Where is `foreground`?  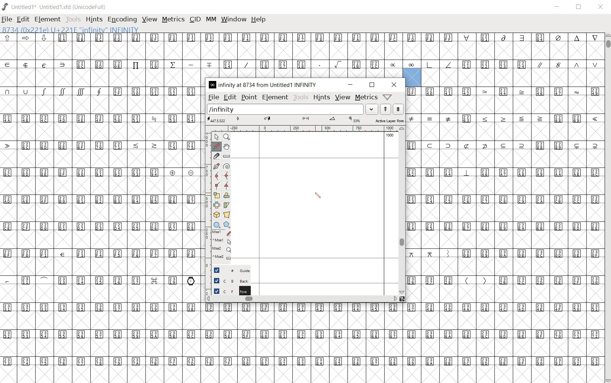 foreground is located at coordinates (228, 291).